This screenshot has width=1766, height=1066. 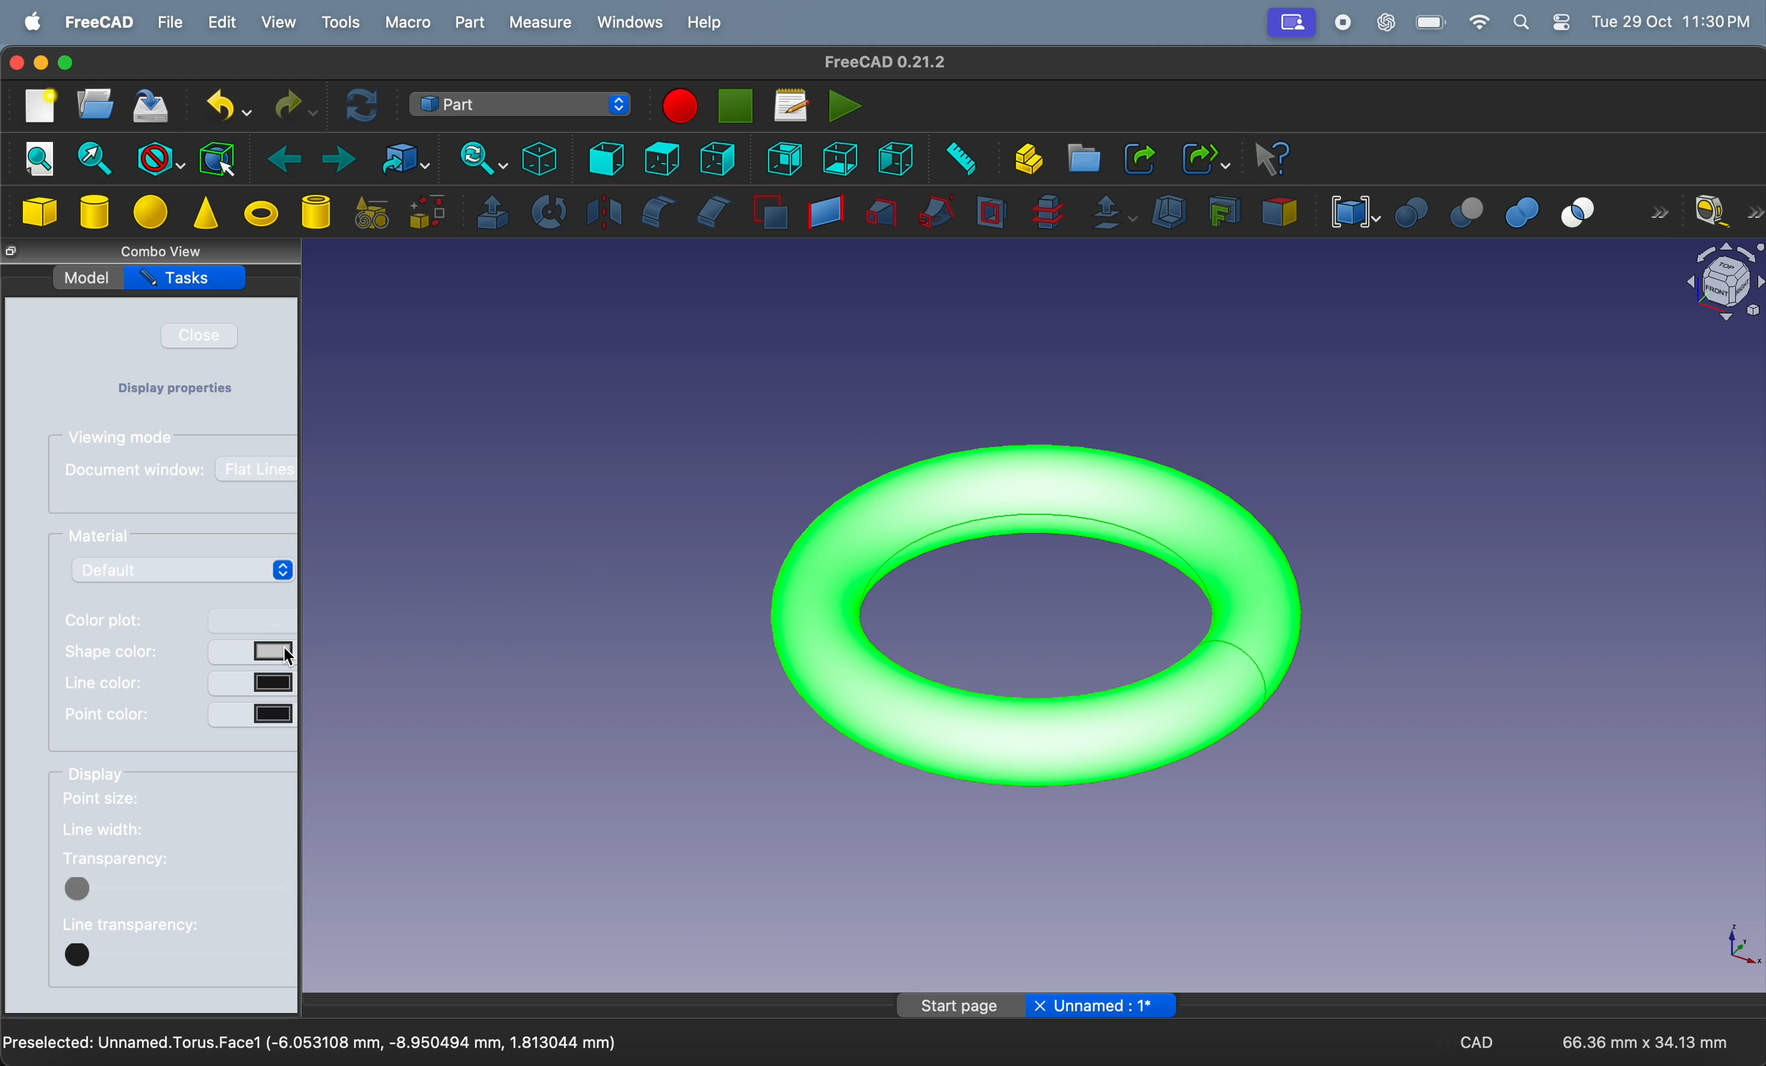 I want to click on right view, so click(x=717, y=158).